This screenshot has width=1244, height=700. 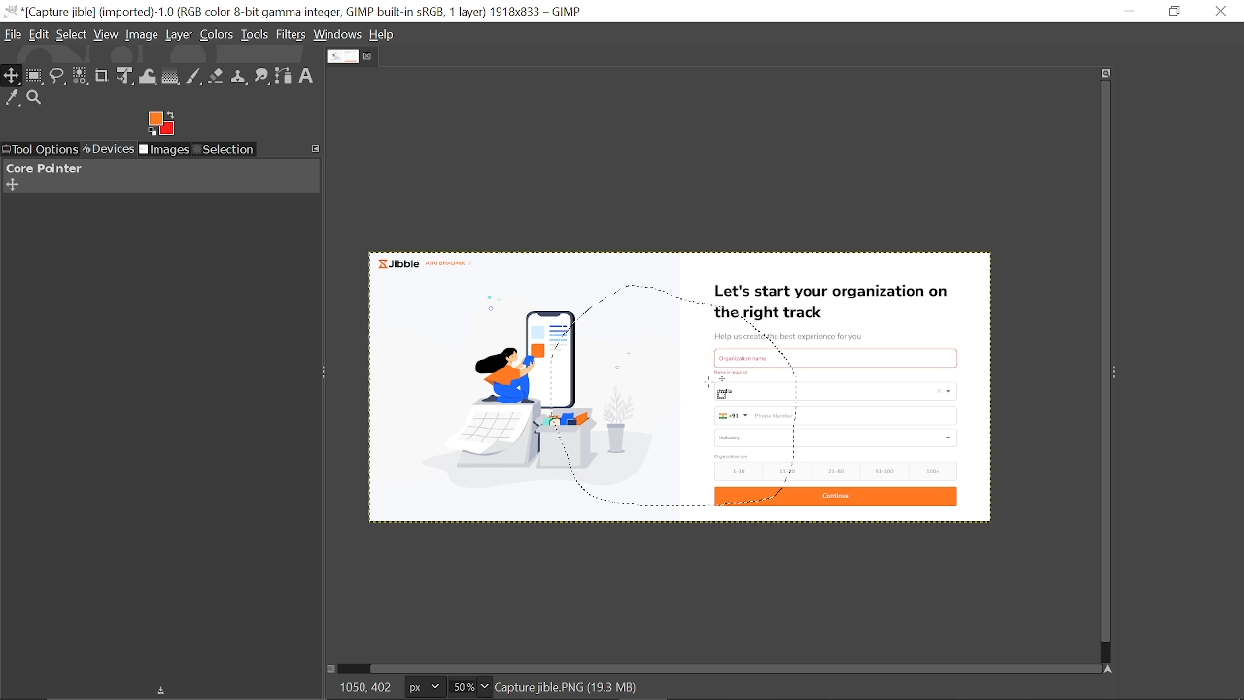 What do you see at coordinates (42, 168) in the screenshot?
I see `Core painter` at bounding box center [42, 168].